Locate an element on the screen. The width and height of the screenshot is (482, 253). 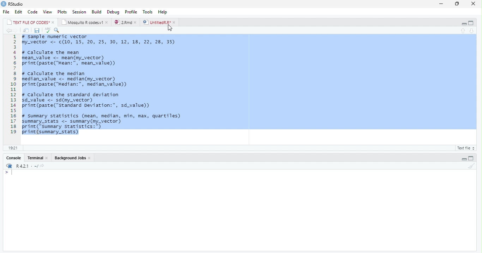
close is located at coordinates (54, 23).